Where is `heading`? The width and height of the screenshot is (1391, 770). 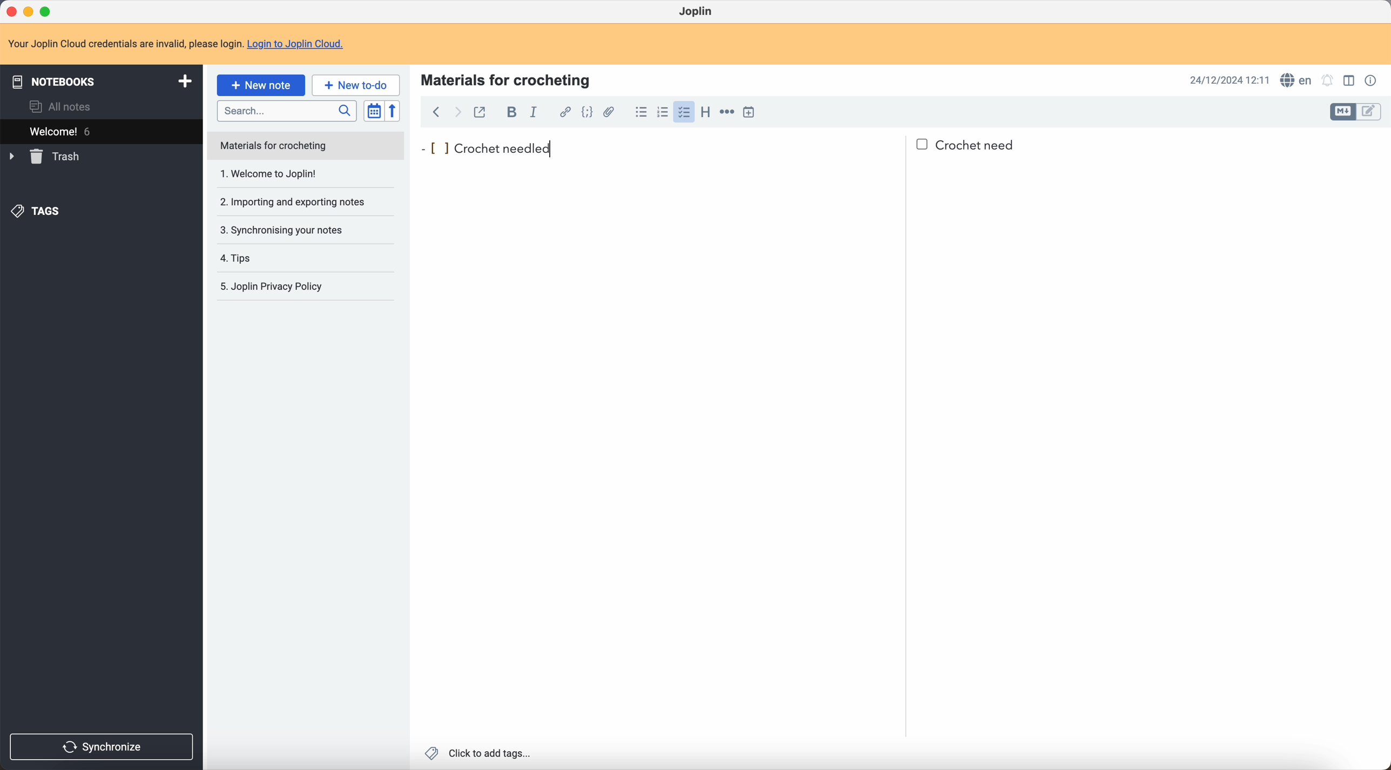
heading is located at coordinates (704, 112).